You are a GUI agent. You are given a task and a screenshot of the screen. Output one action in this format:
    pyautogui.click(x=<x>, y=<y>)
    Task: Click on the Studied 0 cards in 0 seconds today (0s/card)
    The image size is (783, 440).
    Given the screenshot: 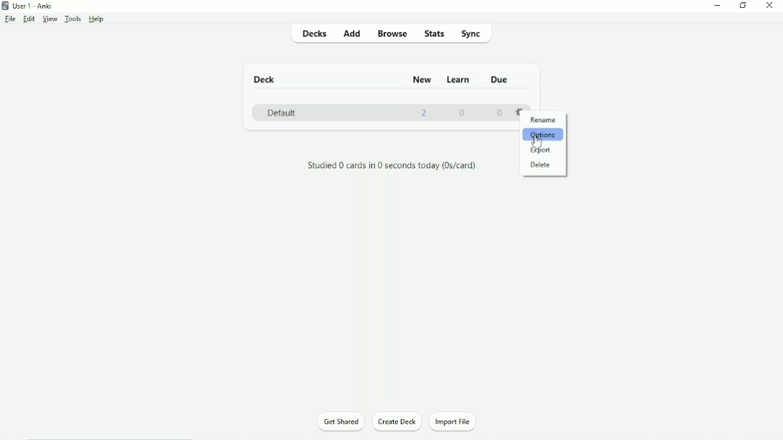 What is the action you would take?
    pyautogui.click(x=391, y=165)
    